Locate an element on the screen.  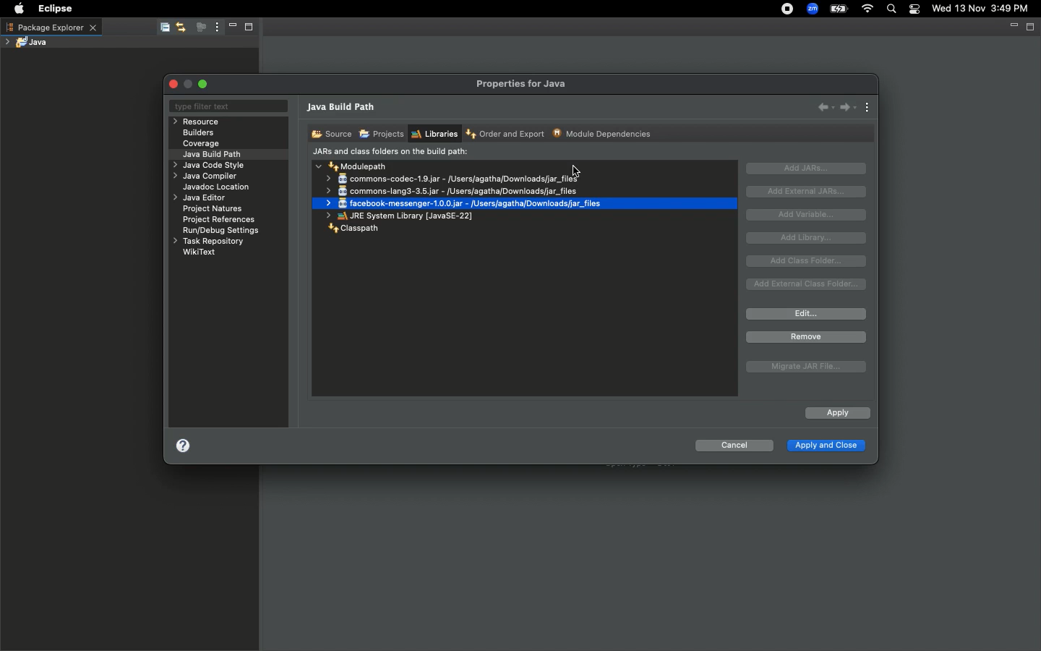
Java build path is located at coordinates (215, 153).